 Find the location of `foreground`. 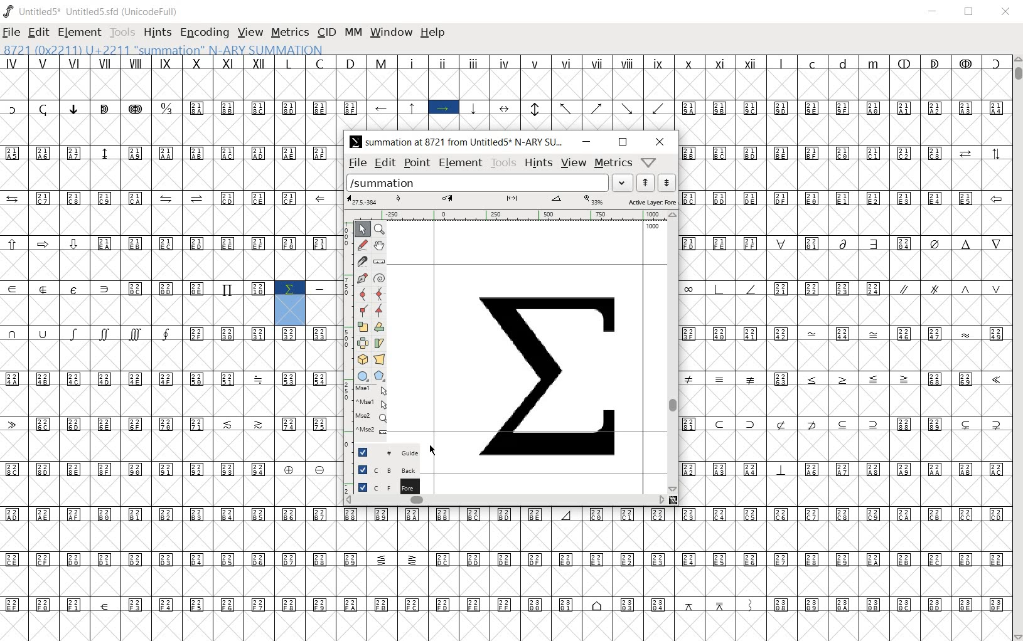

foreground is located at coordinates (381, 485).